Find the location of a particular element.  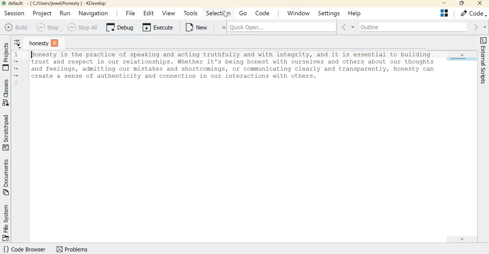

close is located at coordinates (480, 4).